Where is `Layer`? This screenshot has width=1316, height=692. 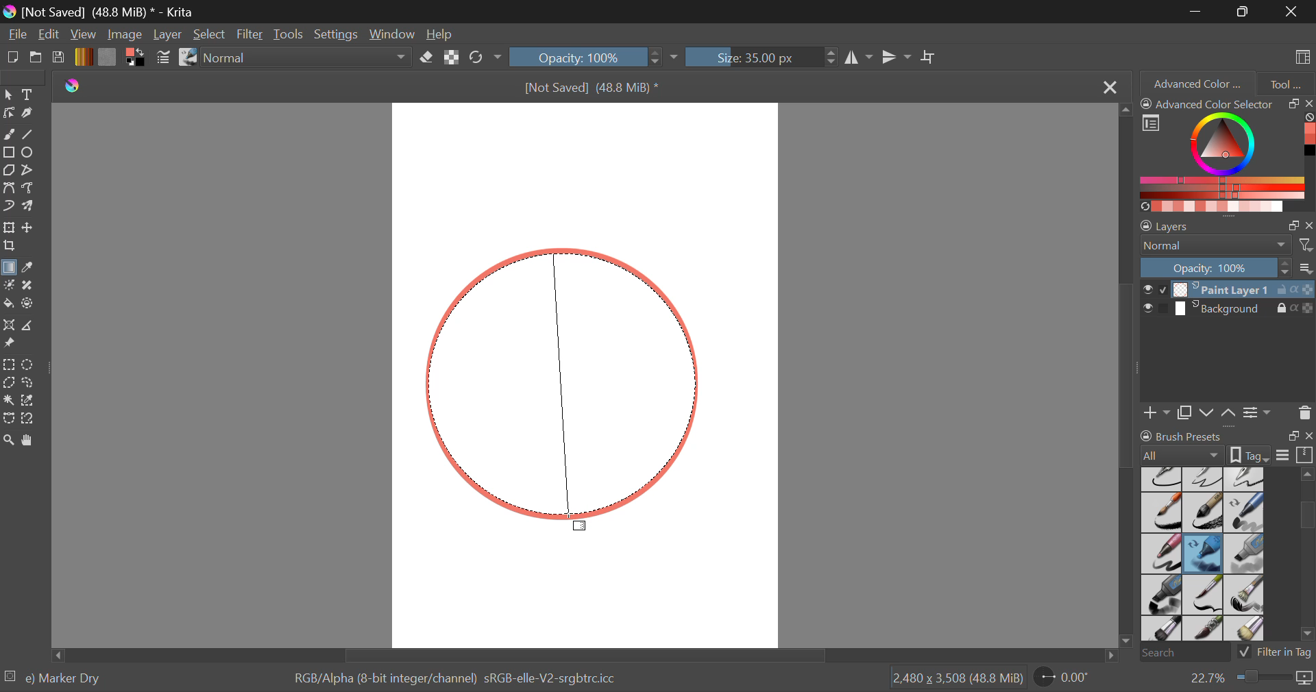
Layer is located at coordinates (167, 34).